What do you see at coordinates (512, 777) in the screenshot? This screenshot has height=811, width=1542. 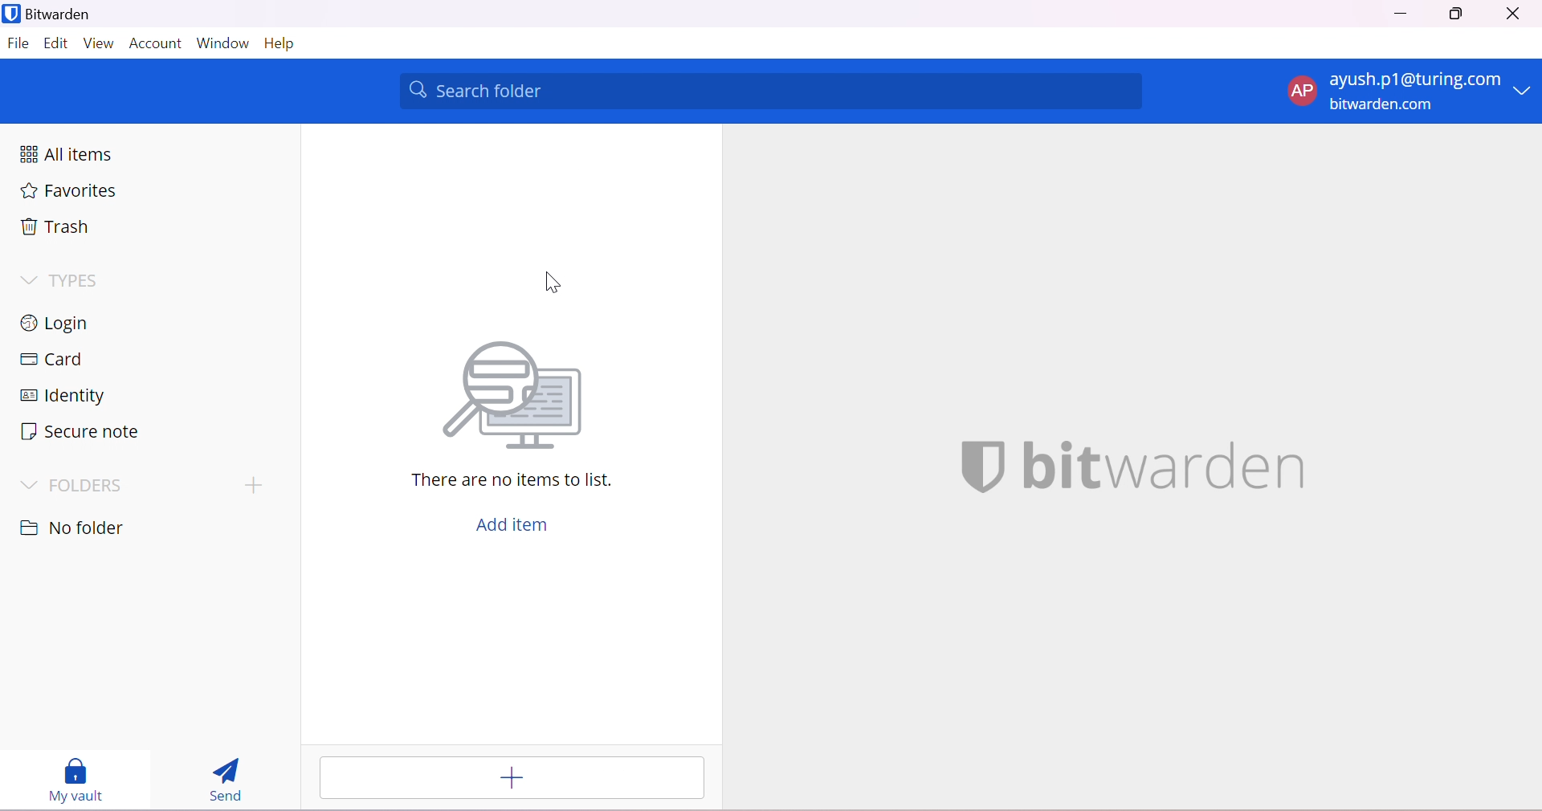 I see `add entry` at bounding box center [512, 777].